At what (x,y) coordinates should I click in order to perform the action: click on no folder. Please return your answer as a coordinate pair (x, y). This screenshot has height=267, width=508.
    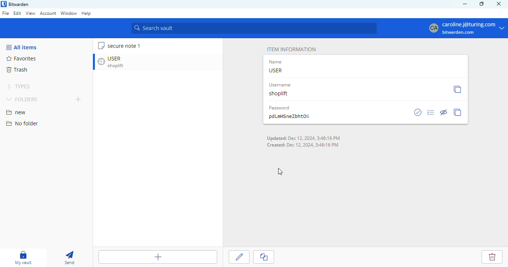
    Looking at the image, I should click on (22, 124).